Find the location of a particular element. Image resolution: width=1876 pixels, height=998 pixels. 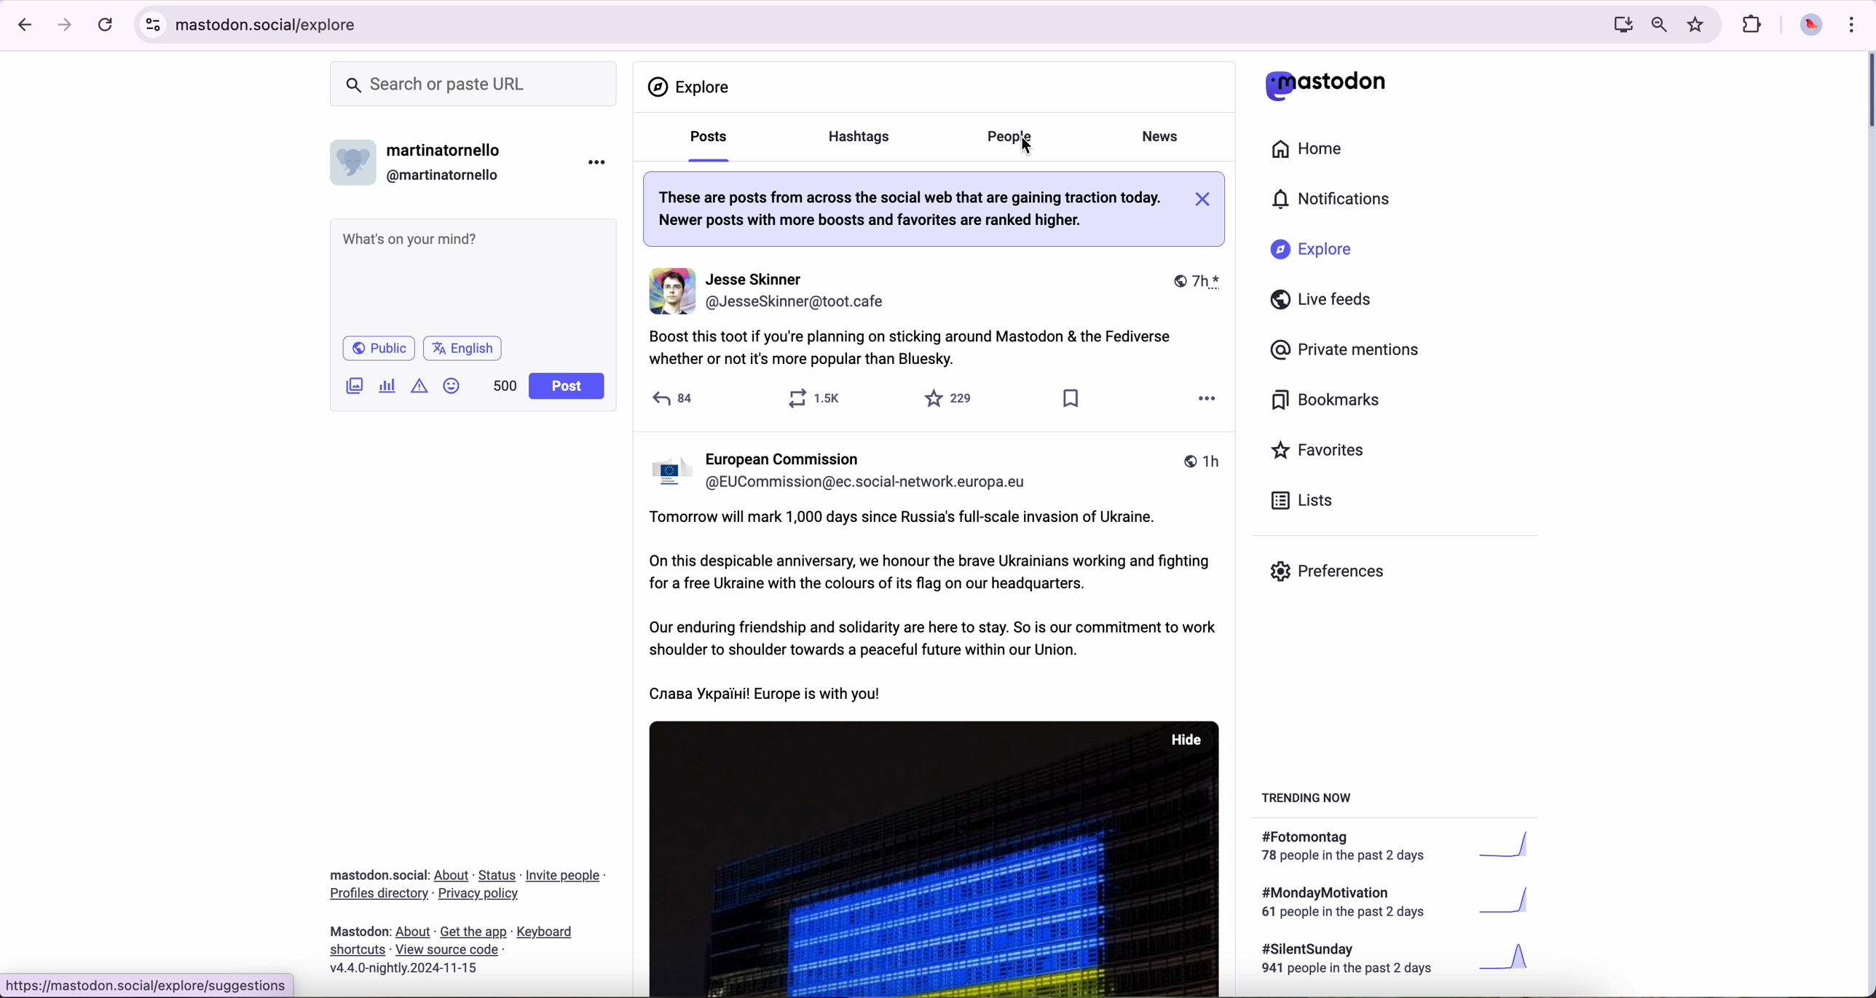

click on people is located at coordinates (1013, 139).